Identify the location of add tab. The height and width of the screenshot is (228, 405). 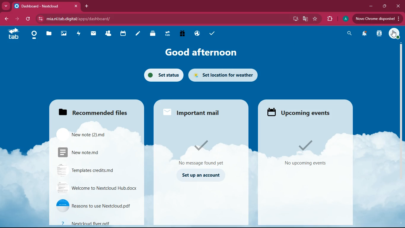
(87, 6).